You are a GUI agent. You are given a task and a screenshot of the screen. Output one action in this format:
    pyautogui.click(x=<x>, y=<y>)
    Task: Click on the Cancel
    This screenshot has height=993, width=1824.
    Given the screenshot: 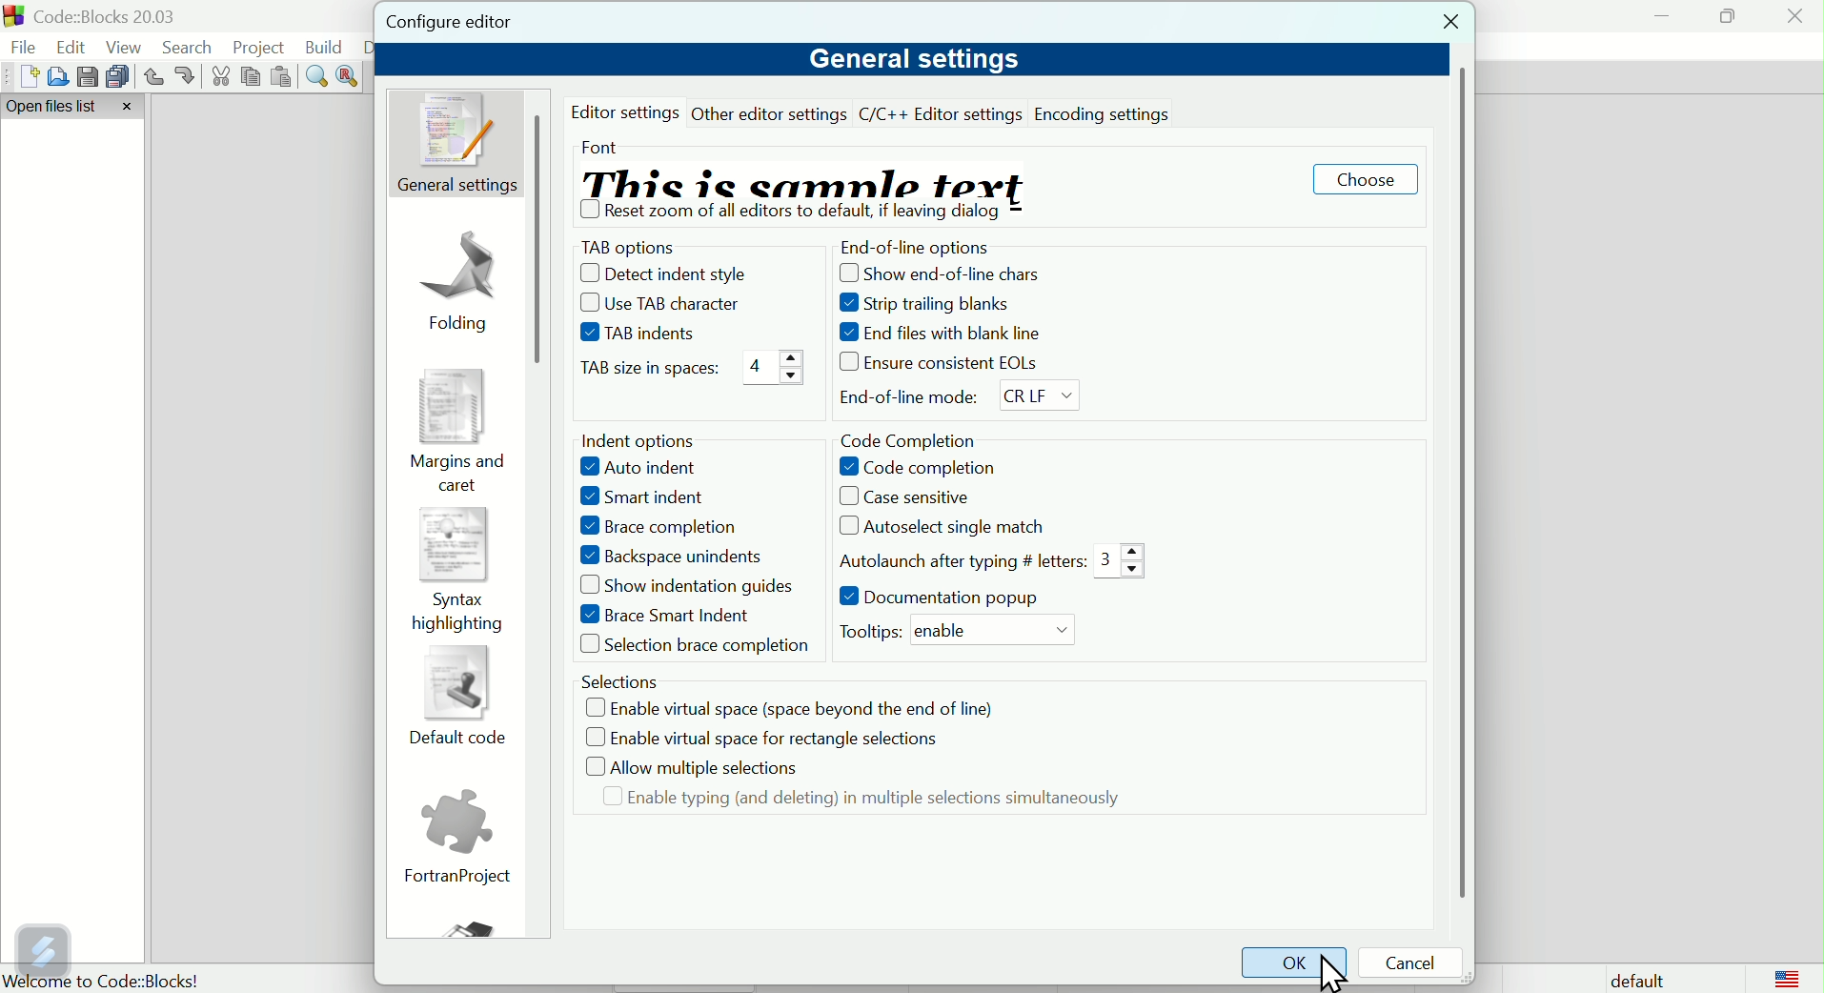 What is the action you would take?
    pyautogui.click(x=1416, y=964)
    